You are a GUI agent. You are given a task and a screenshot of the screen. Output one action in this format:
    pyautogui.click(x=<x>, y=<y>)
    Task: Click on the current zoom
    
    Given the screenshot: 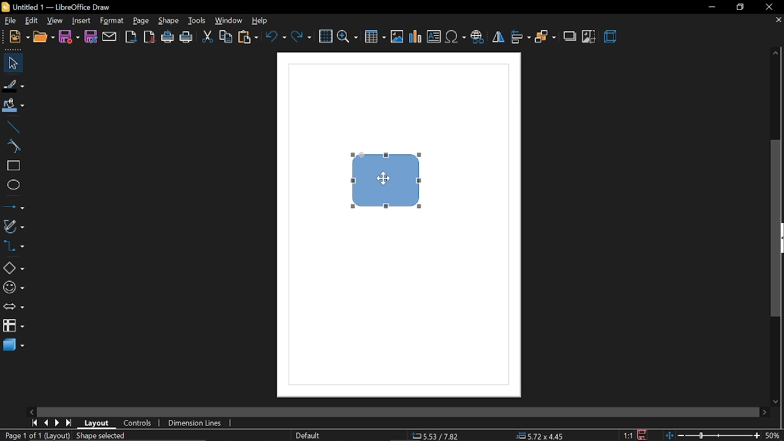 What is the action you would take?
    pyautogui.click(x=775, y=436)
    